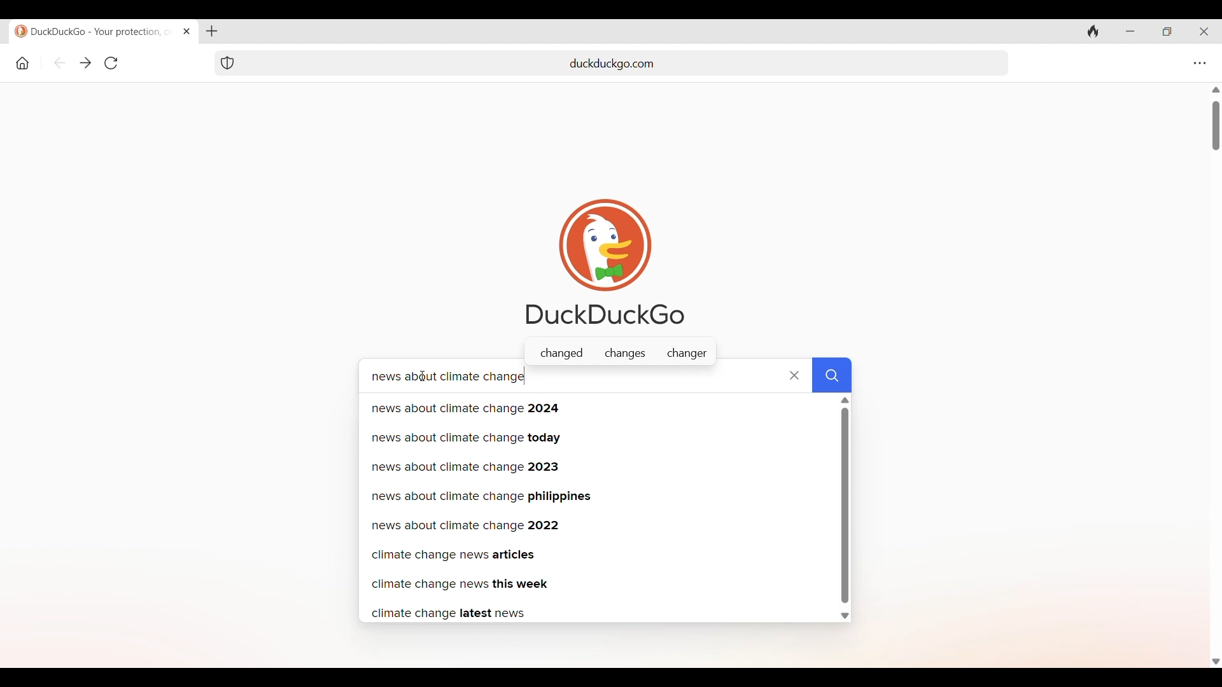  I want to click on Cursor, so click(423, 375).